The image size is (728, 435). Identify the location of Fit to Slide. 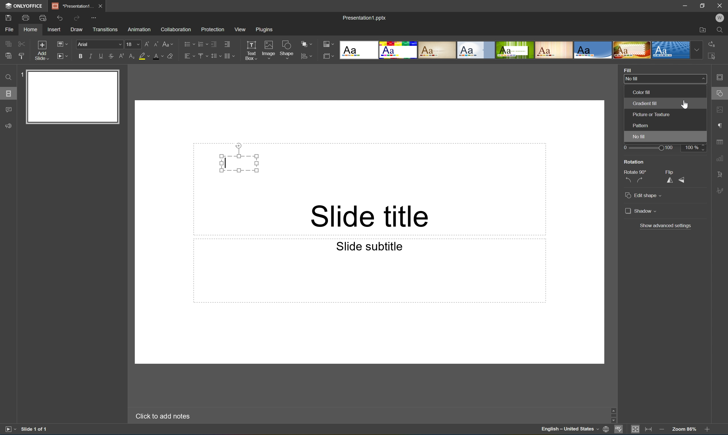
(637, 429).